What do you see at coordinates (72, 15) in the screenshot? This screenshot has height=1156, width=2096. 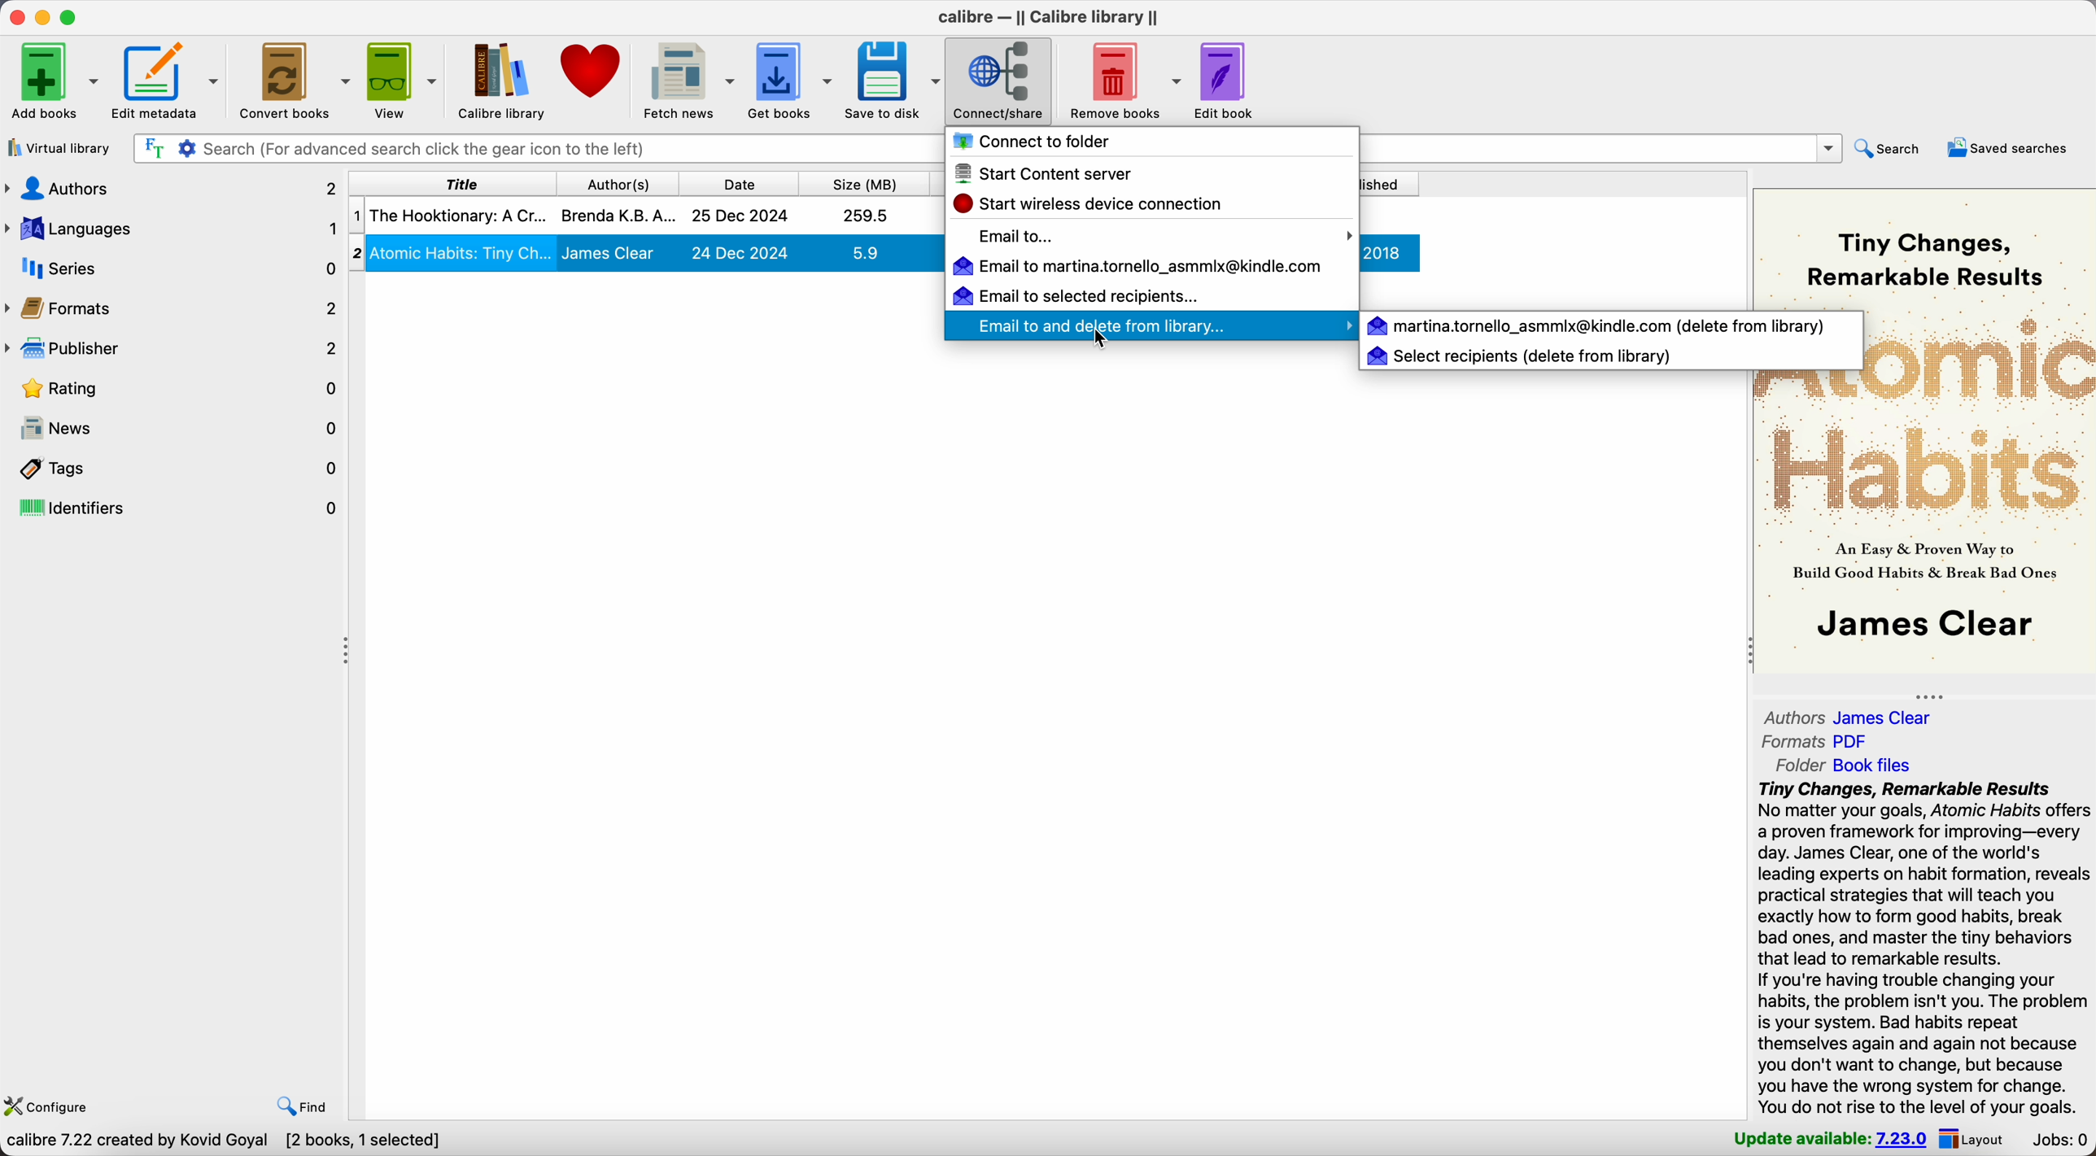 I see `maximize Calibre` at bounding box center [72, 15].